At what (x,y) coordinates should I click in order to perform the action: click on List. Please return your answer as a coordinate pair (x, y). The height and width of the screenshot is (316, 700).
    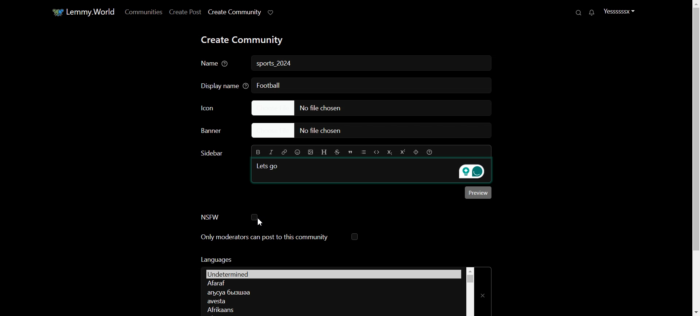
    Looking at the image, I should click on (363, 152).